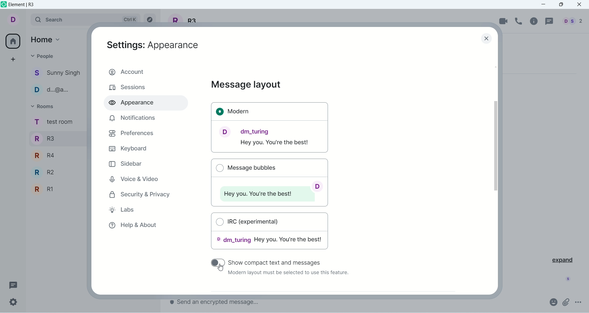 Image resolution: width=589 pixels, height=313 pixels. Describe the element at coordinates (153, 45) in the screenshot. I see `appearance` at that location.